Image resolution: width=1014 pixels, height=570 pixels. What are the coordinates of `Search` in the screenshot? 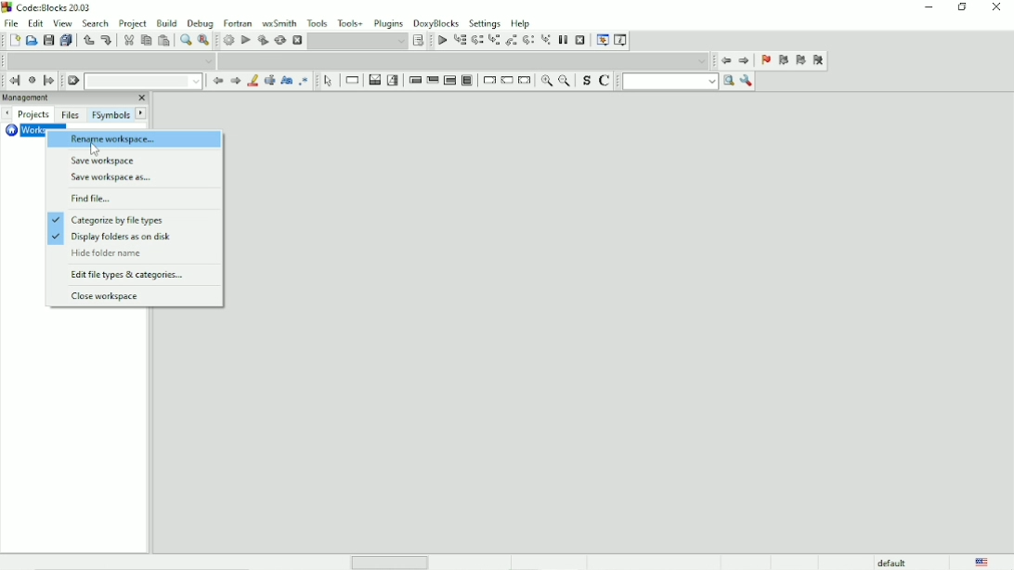 It's located at (97, 23).